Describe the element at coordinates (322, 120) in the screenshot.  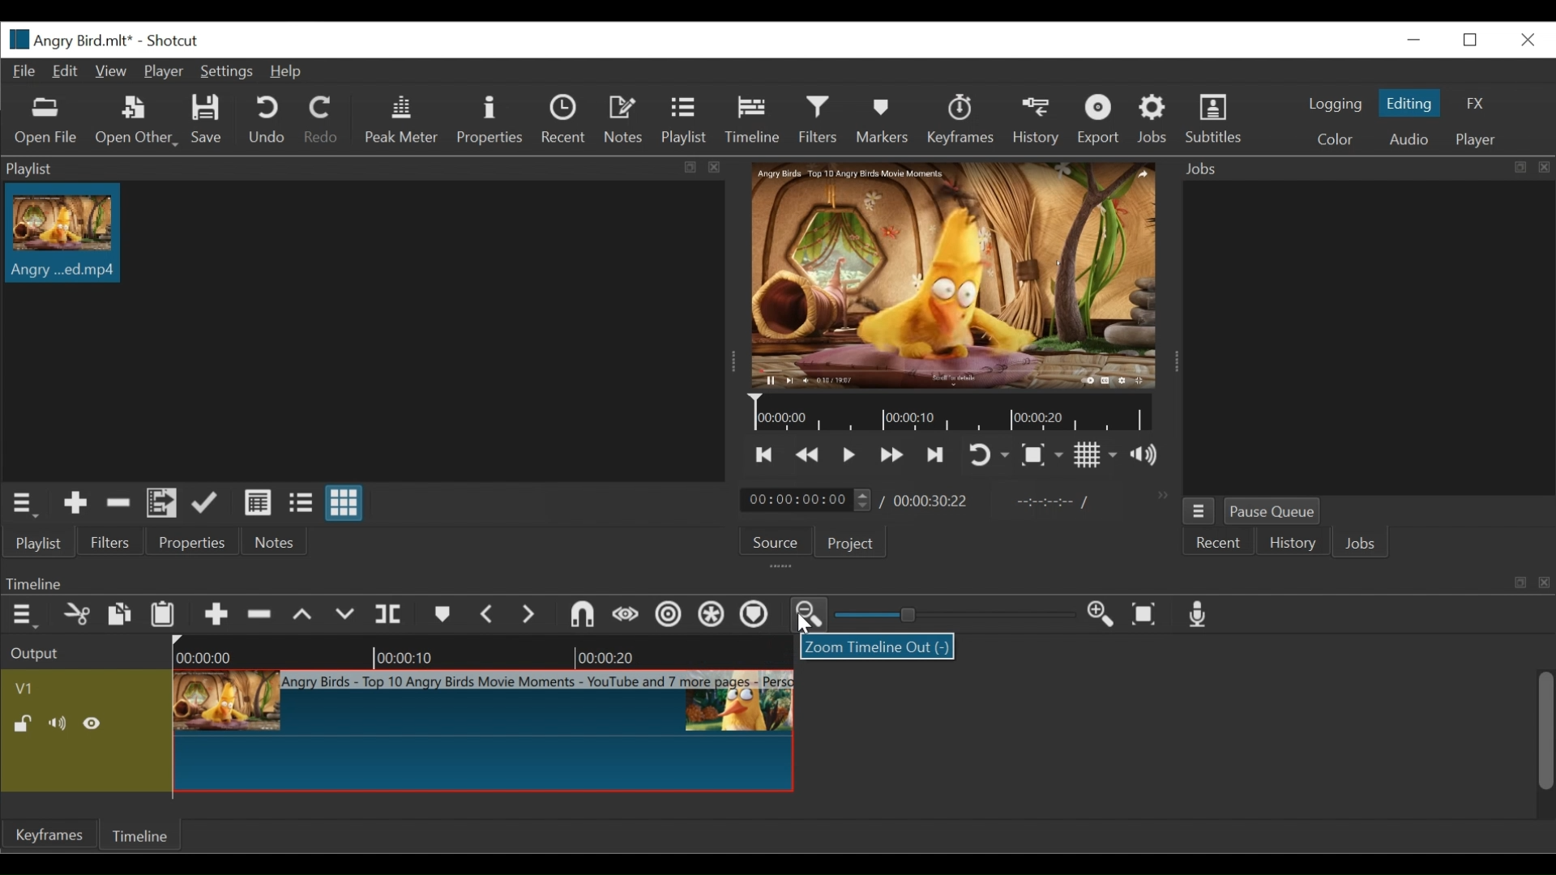
I see `Redo` at that location.